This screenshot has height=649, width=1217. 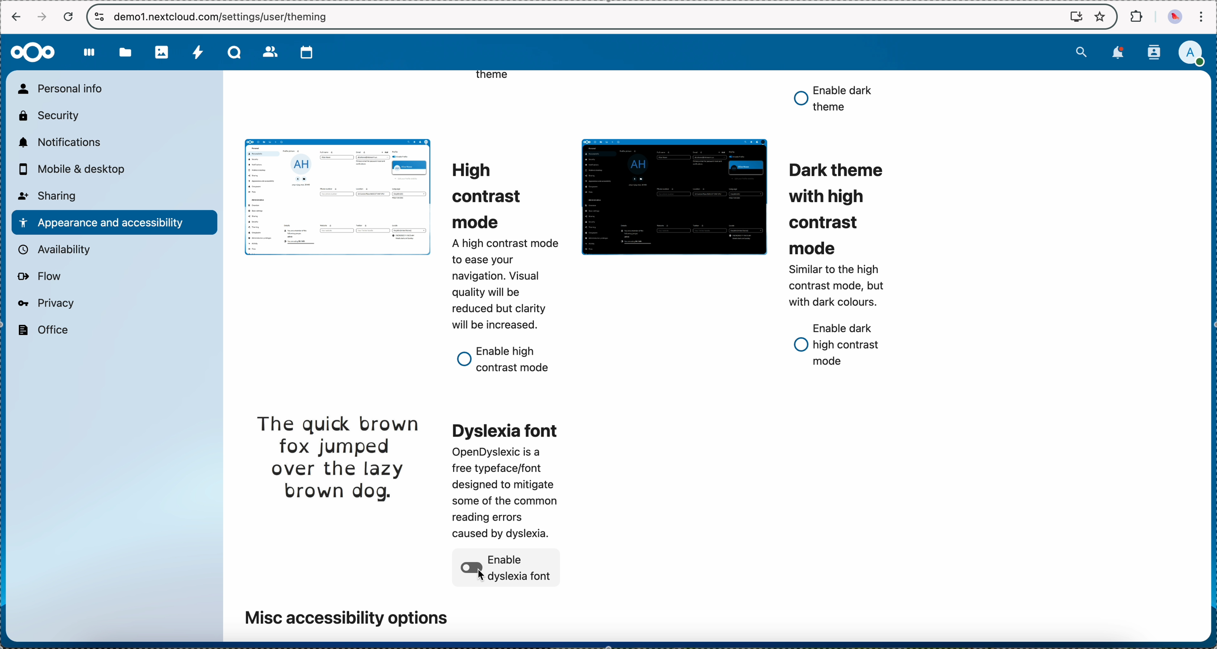 I want to click on misc accessibility options, so click(x=345, y=616).